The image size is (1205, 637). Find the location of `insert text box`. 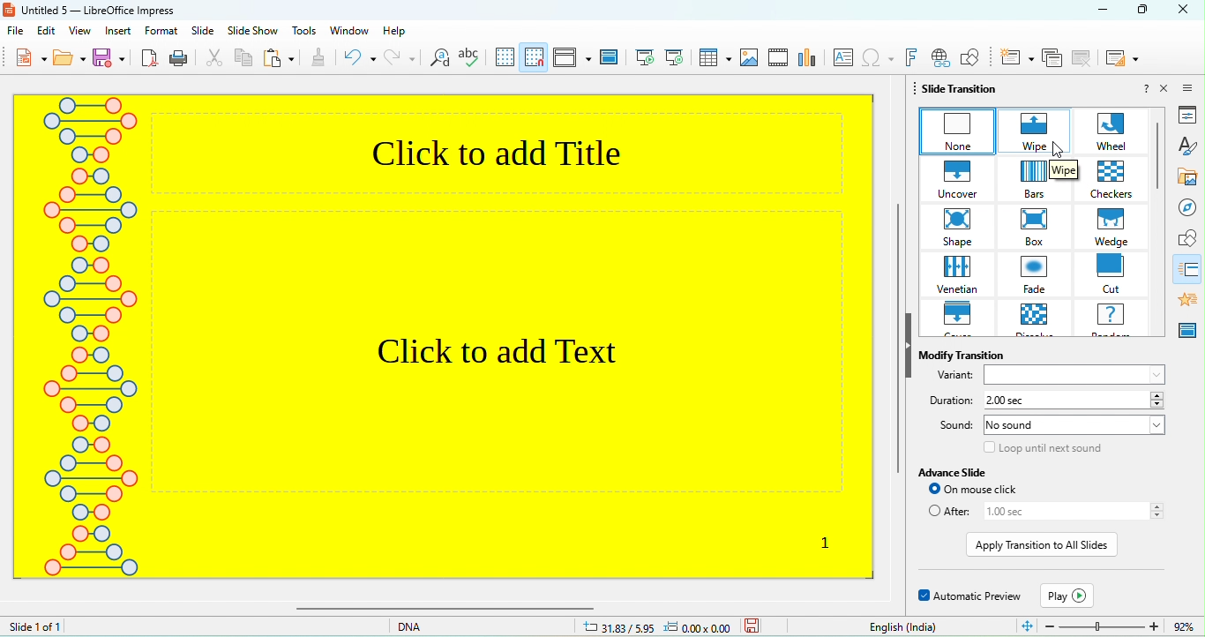

insert text box is located at coordinates (842, 59).